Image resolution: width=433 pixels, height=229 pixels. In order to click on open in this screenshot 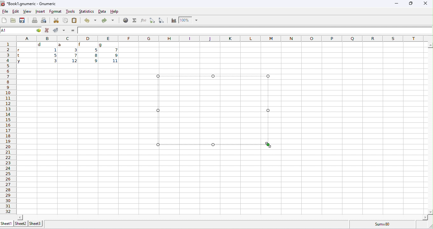, I will do `click(14, 21)`.